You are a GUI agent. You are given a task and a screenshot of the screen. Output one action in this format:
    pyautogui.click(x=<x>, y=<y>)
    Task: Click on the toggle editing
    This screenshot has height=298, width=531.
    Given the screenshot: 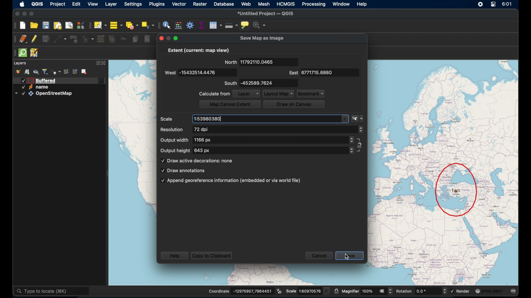 What is the action you would take?
    pyautogui.click(x=34, y=39)
    